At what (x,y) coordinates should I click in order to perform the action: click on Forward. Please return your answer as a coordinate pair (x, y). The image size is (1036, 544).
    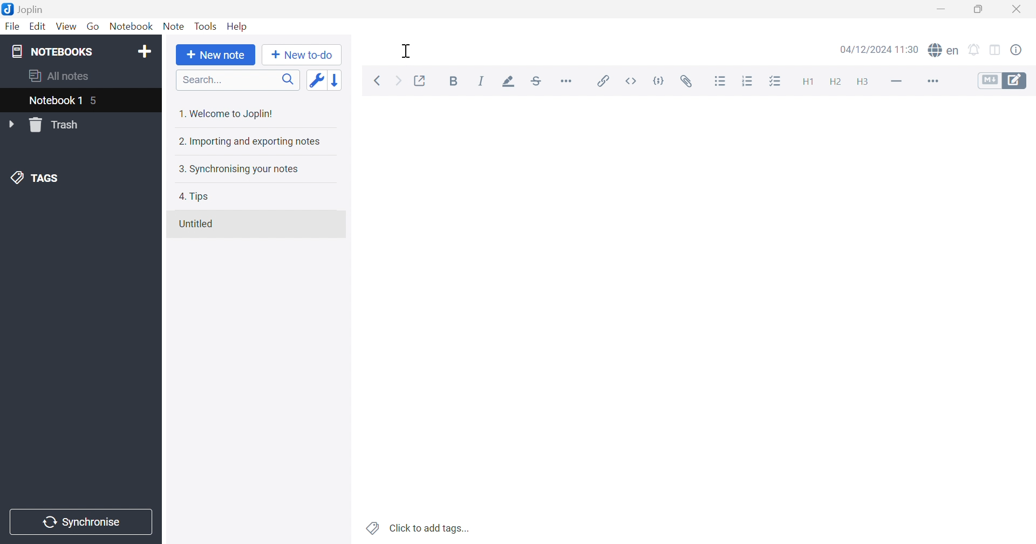
    Looking at the image, I should click on (398, 80).